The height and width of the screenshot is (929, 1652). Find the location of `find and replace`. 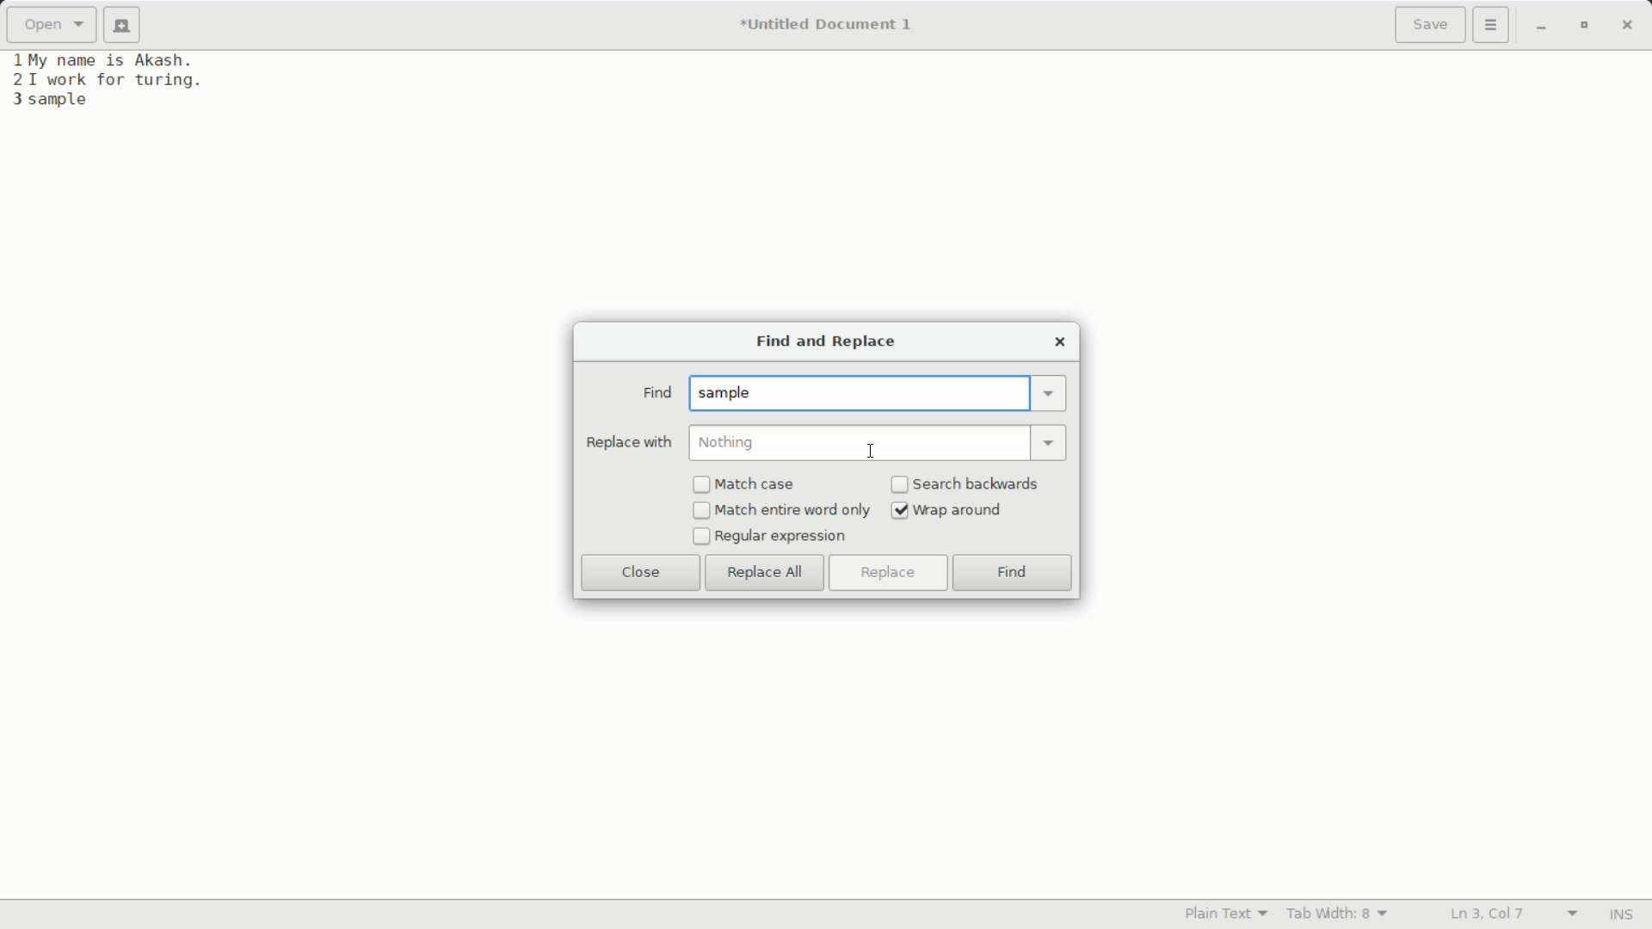

find and replace is located at coordinates (823, 343).